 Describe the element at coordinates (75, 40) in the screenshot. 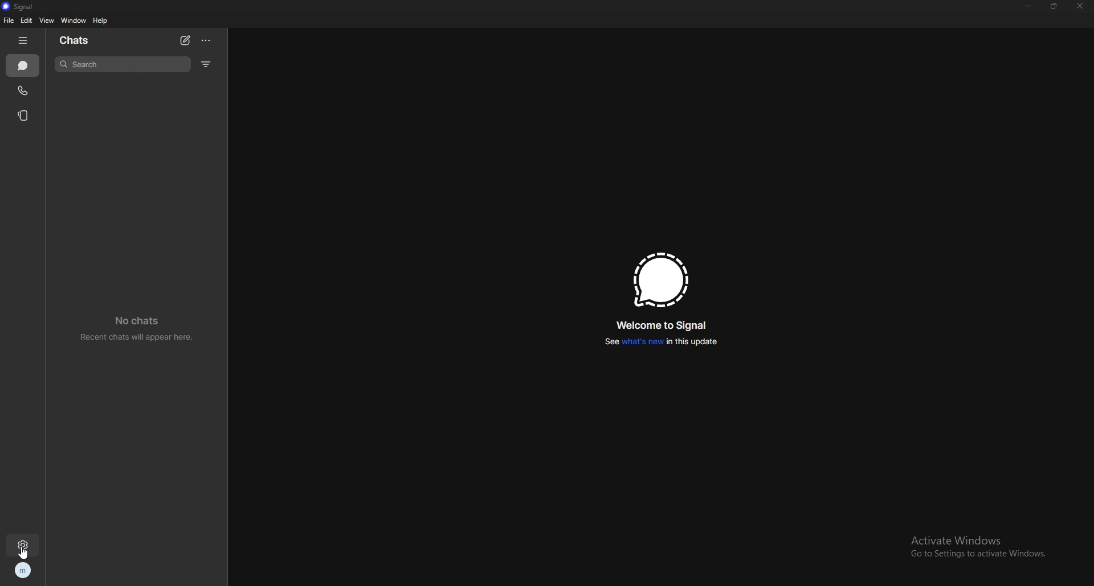

I see `chats` at that location.